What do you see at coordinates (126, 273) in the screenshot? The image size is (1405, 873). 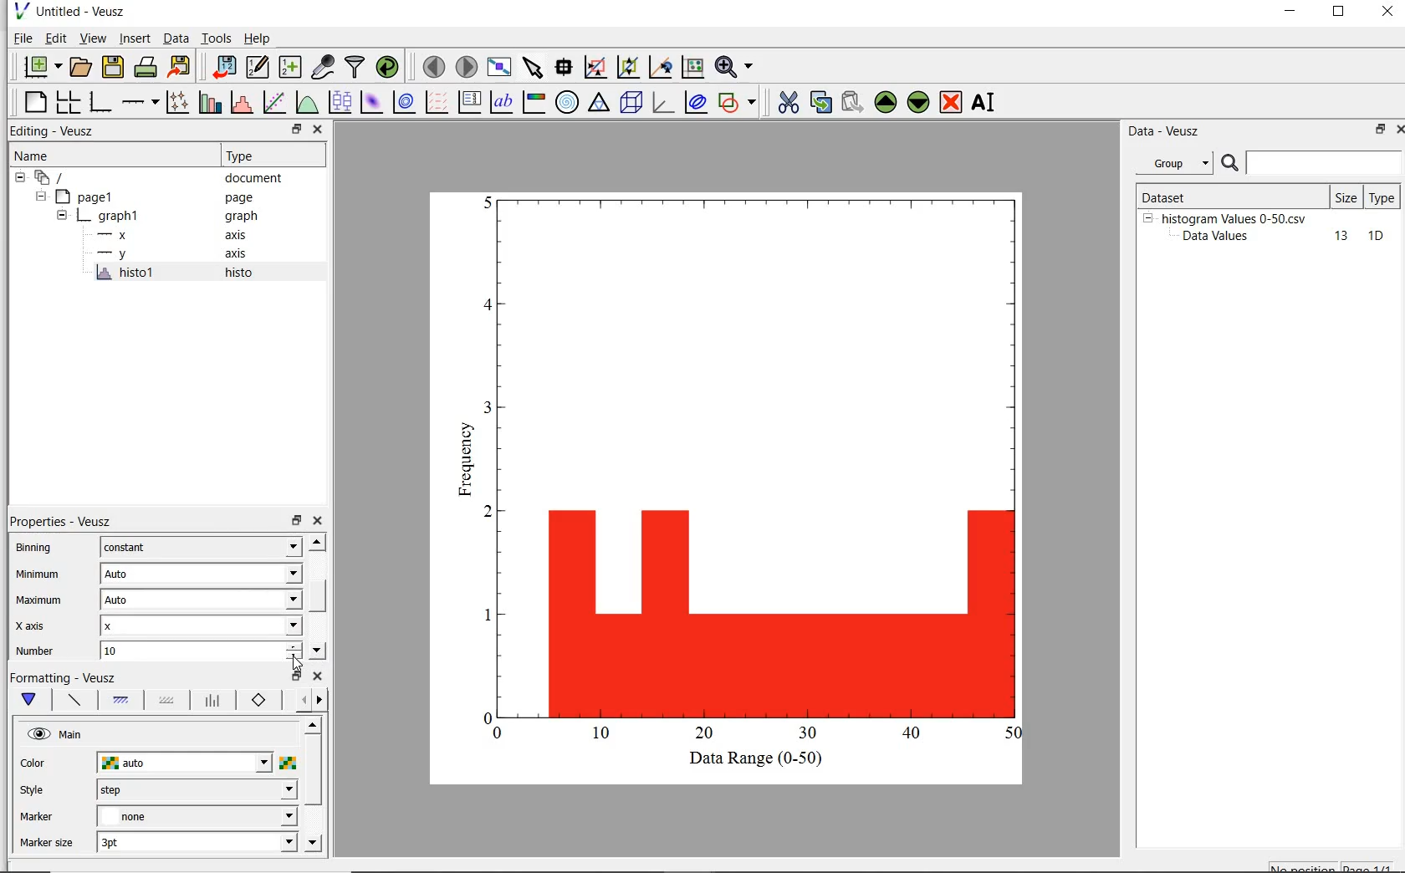 I see `histo 1` at bounding box center [126, 273].